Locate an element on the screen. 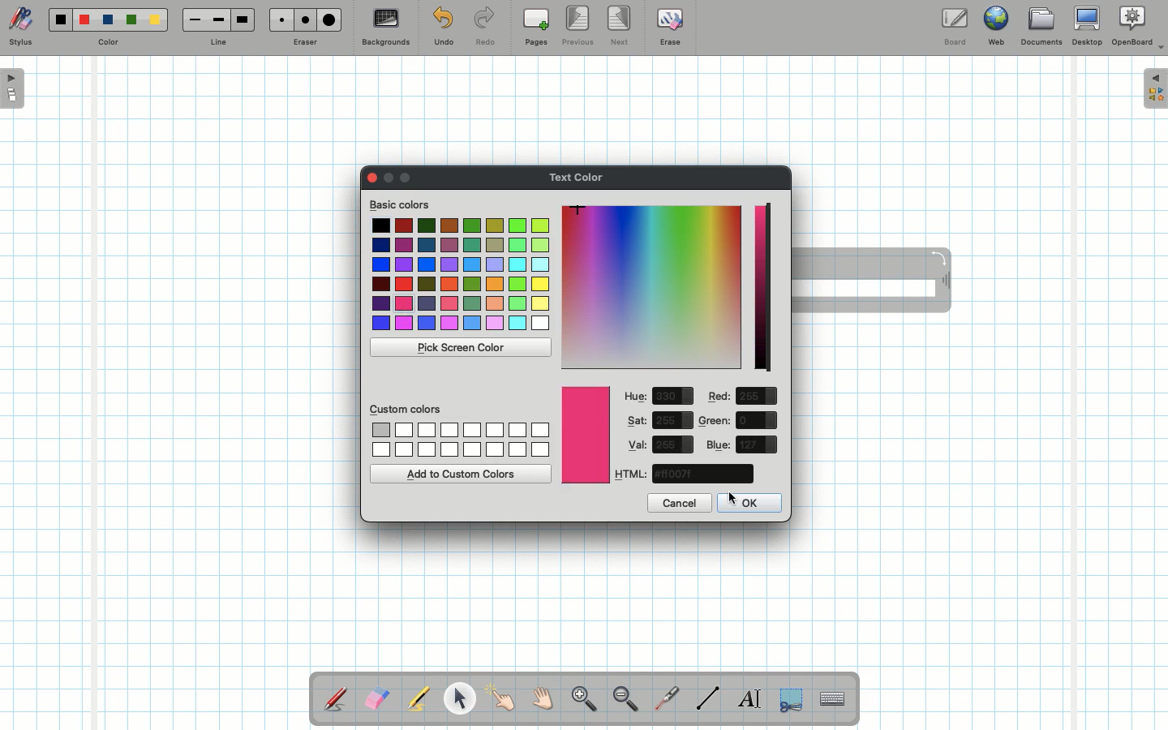  Cancel is located at coordinates (679, 503).